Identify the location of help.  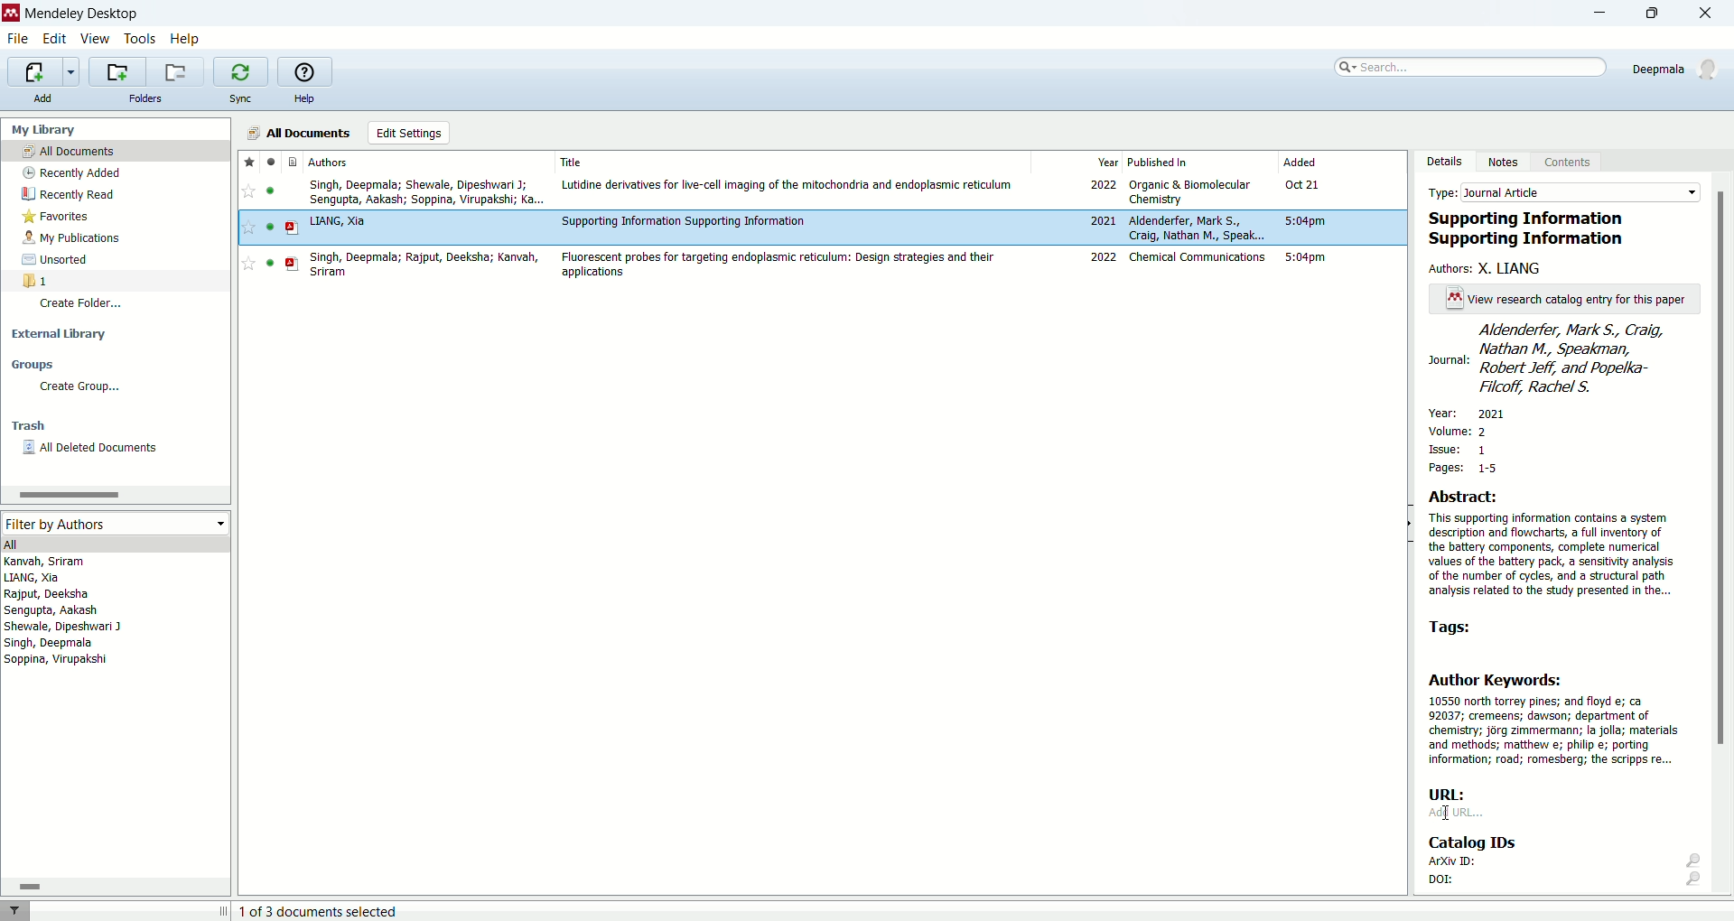
(303, 98).